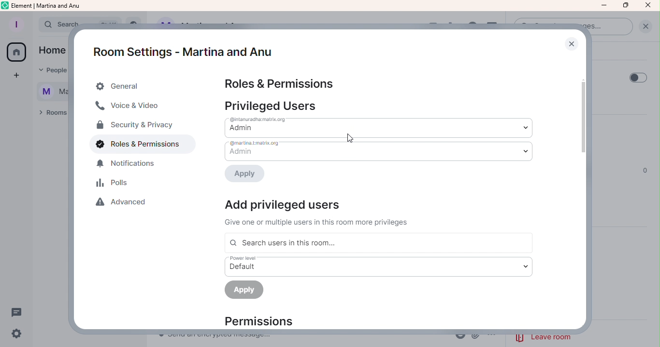 This screenshot has height=347, width=660. What do you see at coordinates (255, 175) in the screenshot?
I see `Apply` at bounding box center [255, 175].